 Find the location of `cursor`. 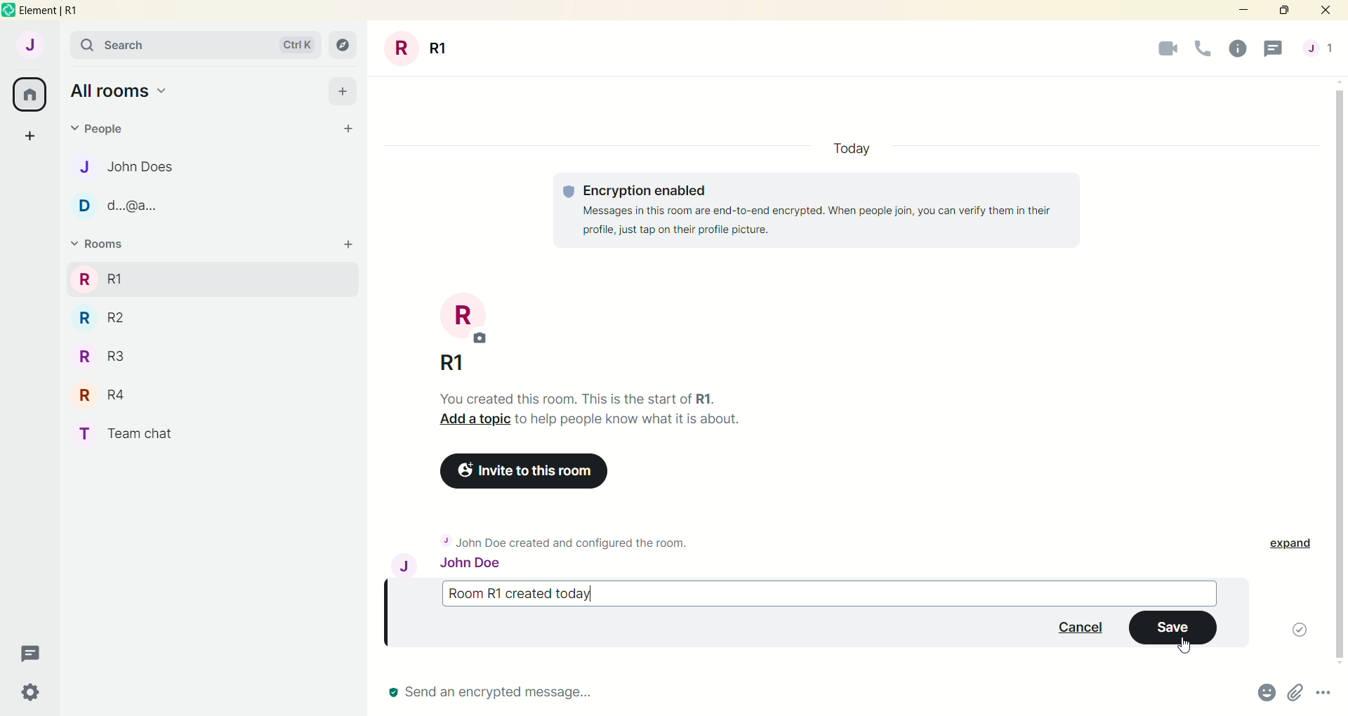

cursor is located at coordinates (1185, 645).